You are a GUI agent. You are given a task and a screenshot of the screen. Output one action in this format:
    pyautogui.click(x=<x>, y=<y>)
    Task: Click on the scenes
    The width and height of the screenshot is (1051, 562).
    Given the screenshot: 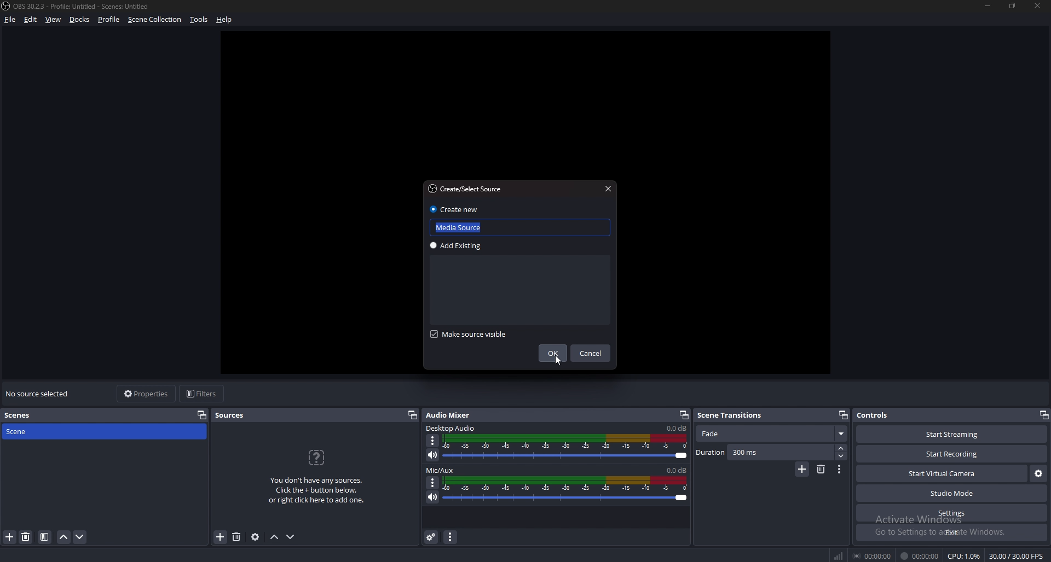 What is the action you would take?
    pyautogui.click(x=23, y=414)
    